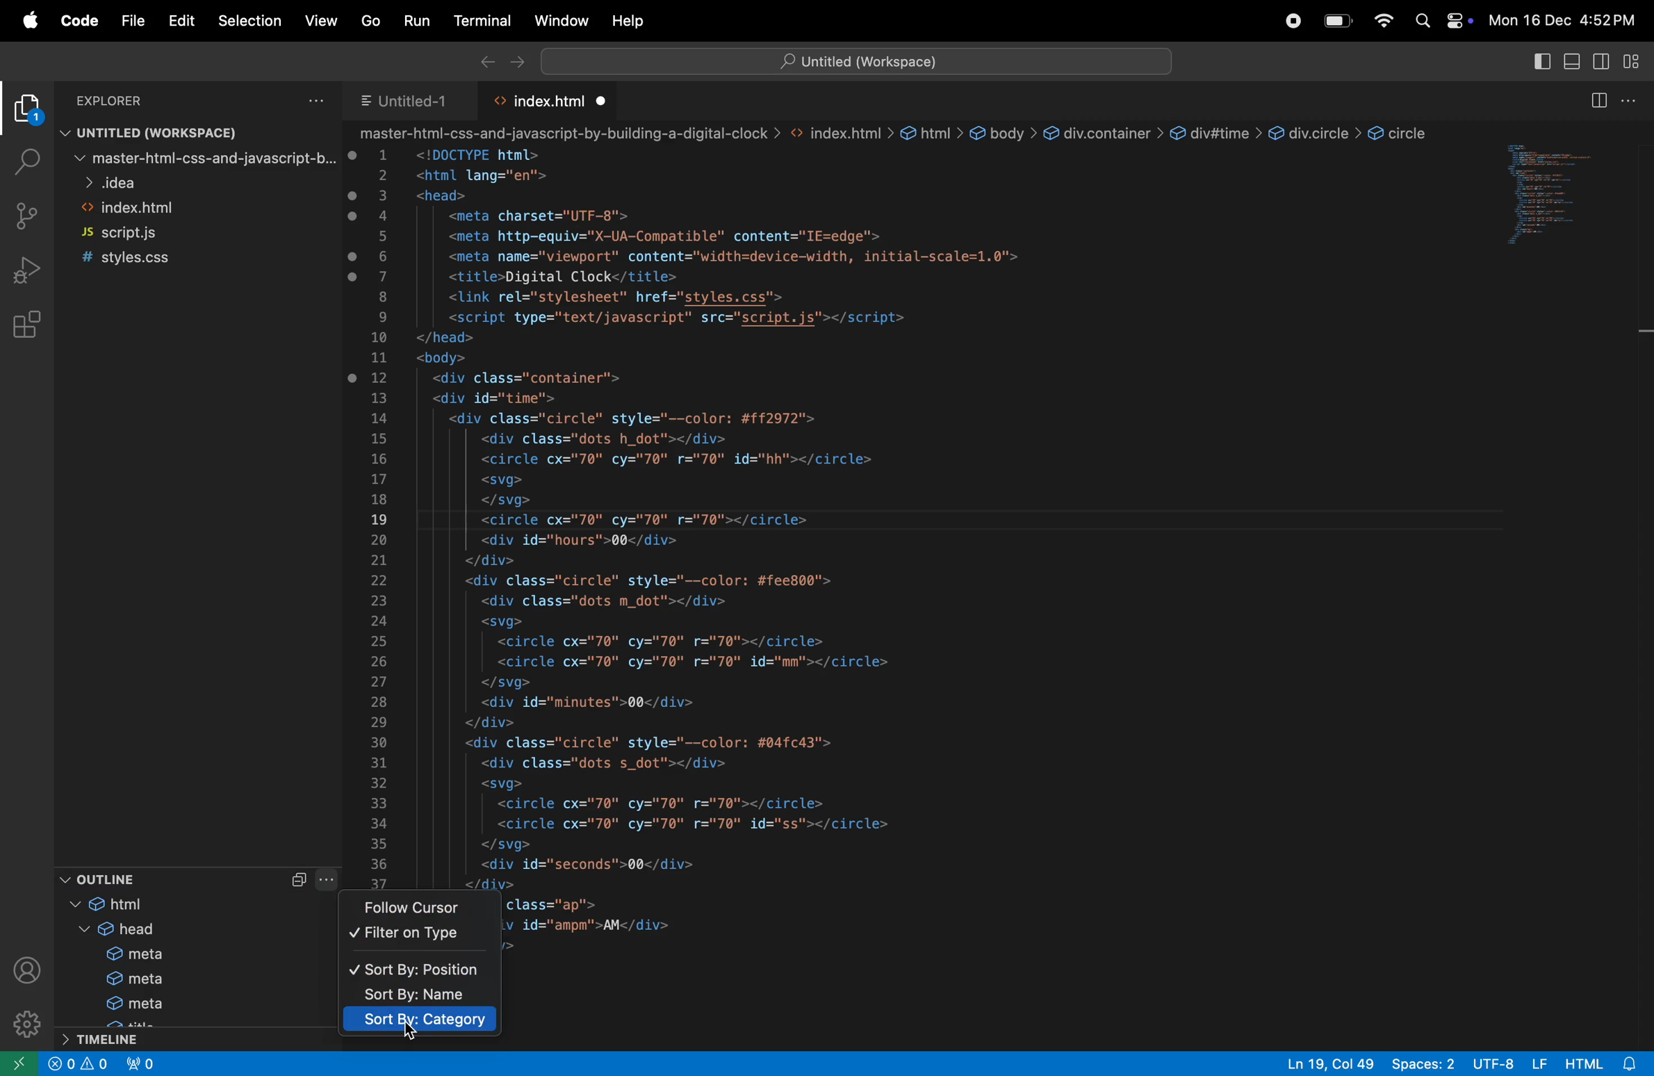 The width and height of the screenshot is (1654, 1076). Describe the element at coordinates (476, 21) in the screenshot. I see `terminal` at that location.